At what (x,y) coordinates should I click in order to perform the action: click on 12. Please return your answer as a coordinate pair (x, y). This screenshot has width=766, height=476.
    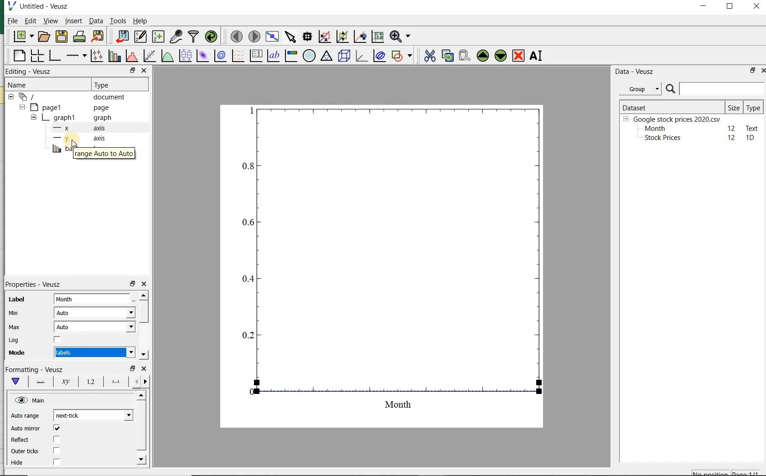
    Looking at the image, I should click on (732, 138).